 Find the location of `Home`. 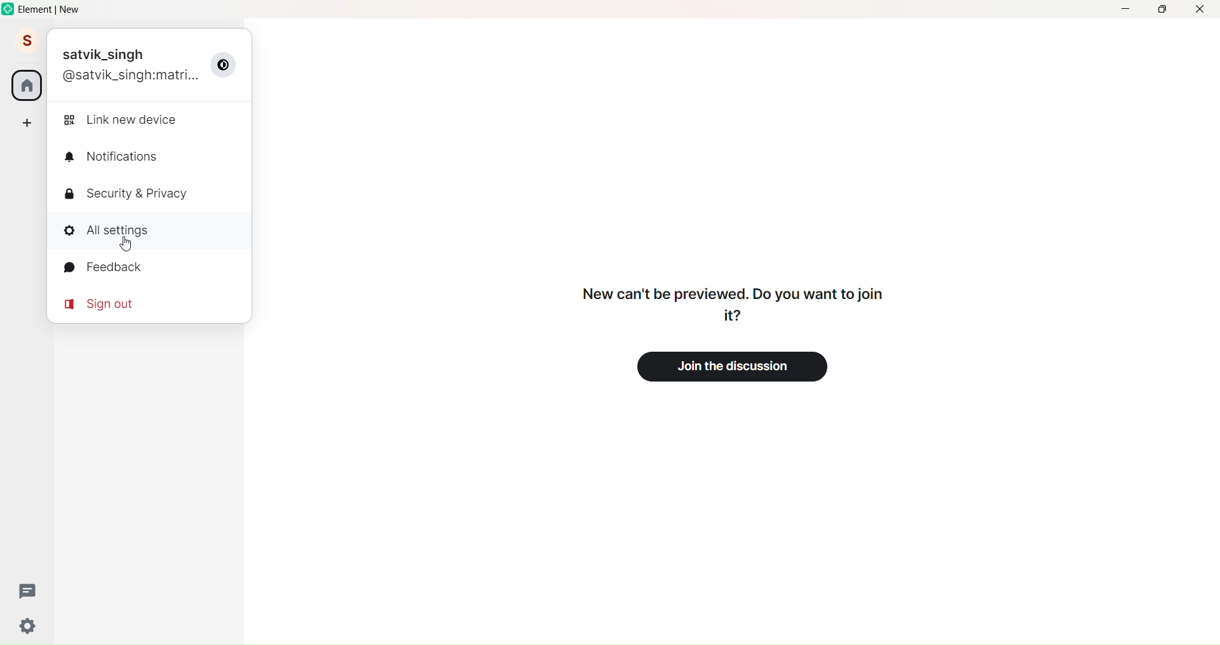

Home is located at coordinates (27, 86).